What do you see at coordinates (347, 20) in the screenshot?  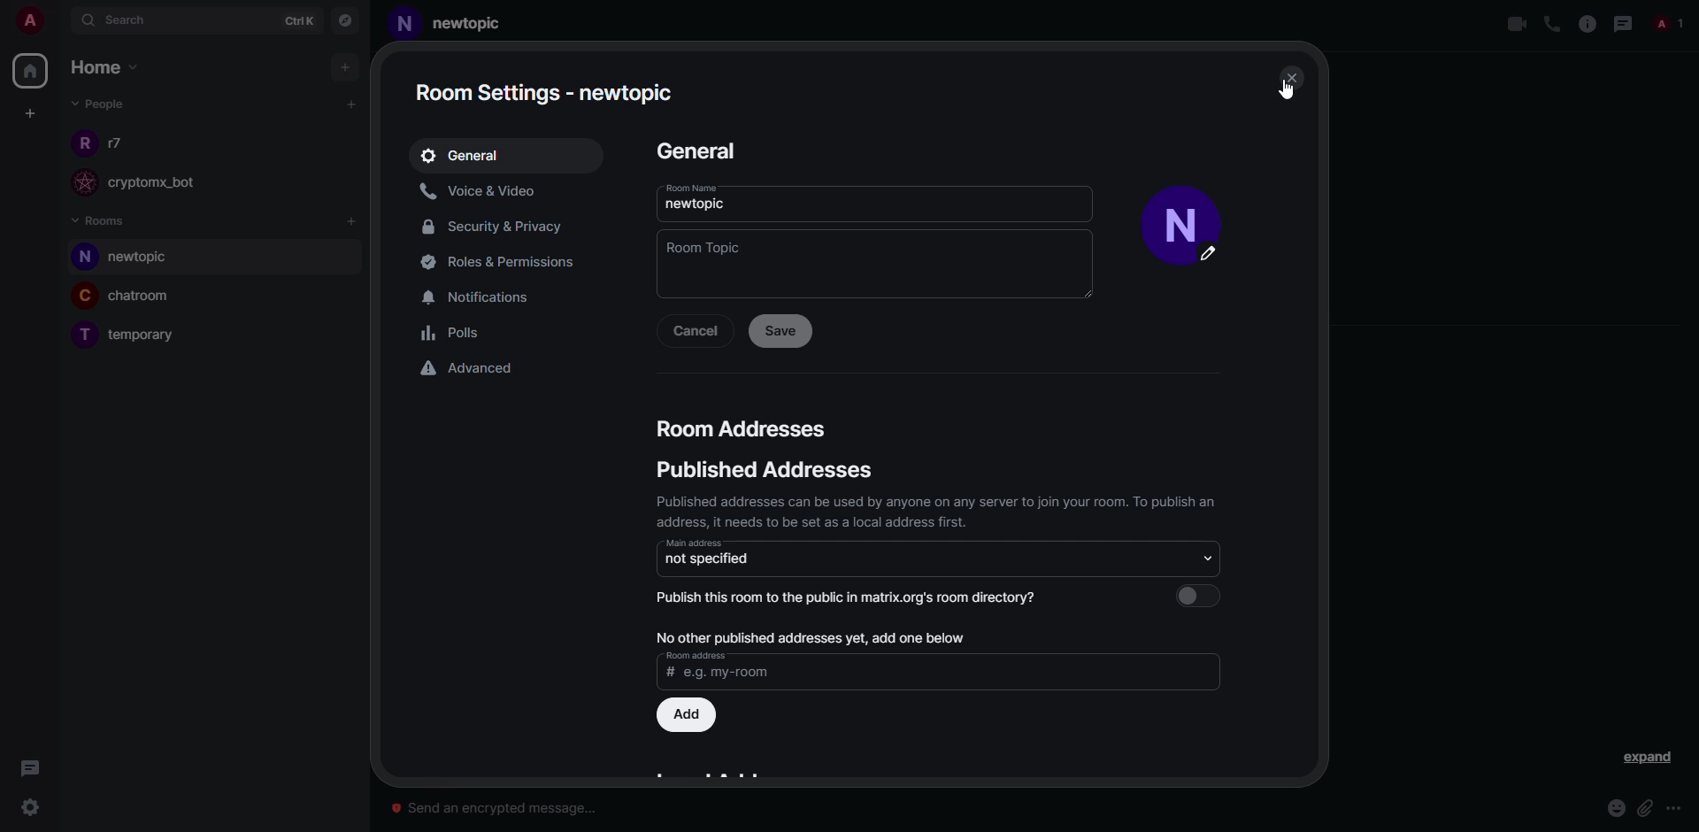 I see `navigator` at bounding box center [347, 20].